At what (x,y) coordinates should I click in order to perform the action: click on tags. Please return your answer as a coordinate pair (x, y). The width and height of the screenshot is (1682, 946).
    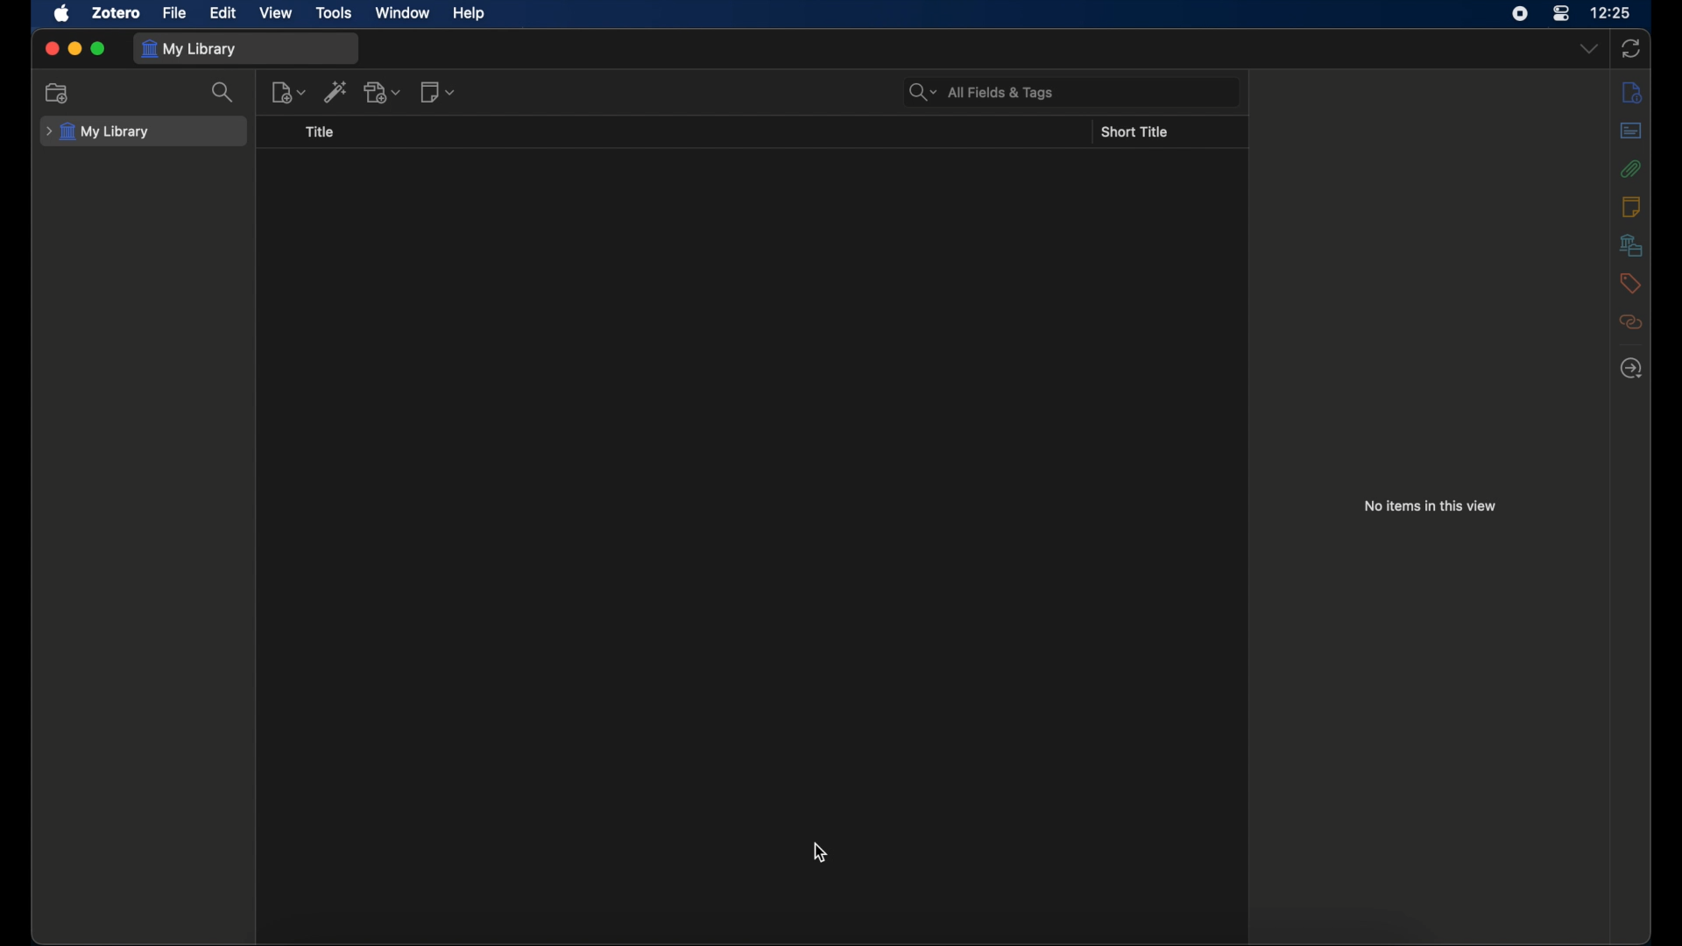
    Looking at the image, I should click on (1629, 283).